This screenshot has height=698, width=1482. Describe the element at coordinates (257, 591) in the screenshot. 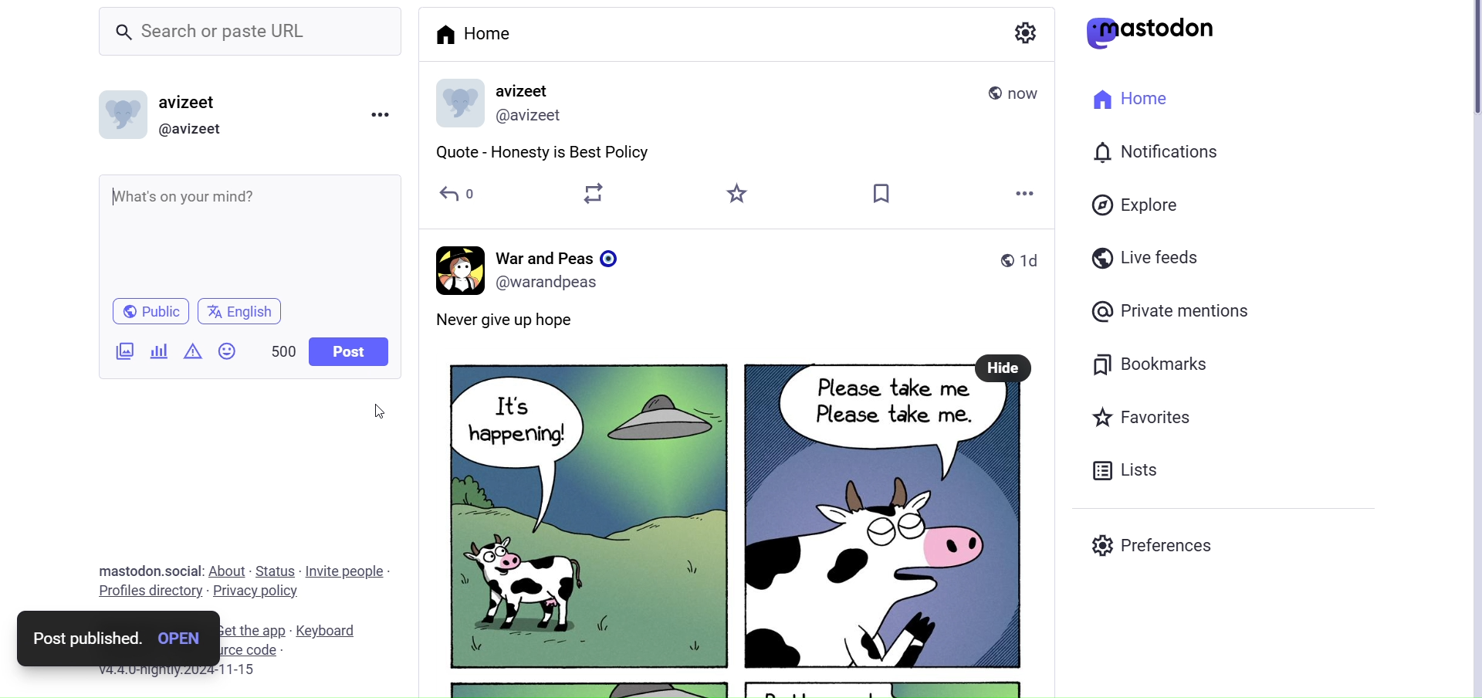

I see `Privacy Policy` at that location.